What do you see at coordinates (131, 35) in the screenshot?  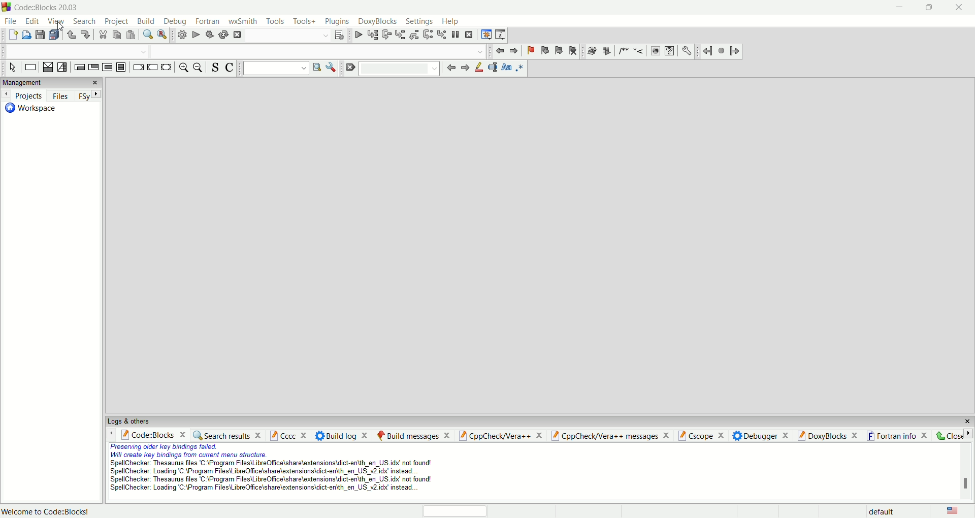 I see `paste` at bounding box center [131, 35].